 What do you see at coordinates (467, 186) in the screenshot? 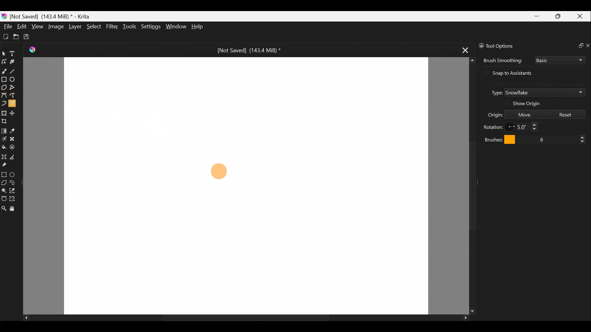
I see `Scroll bar` at bounding box center [467, 186].